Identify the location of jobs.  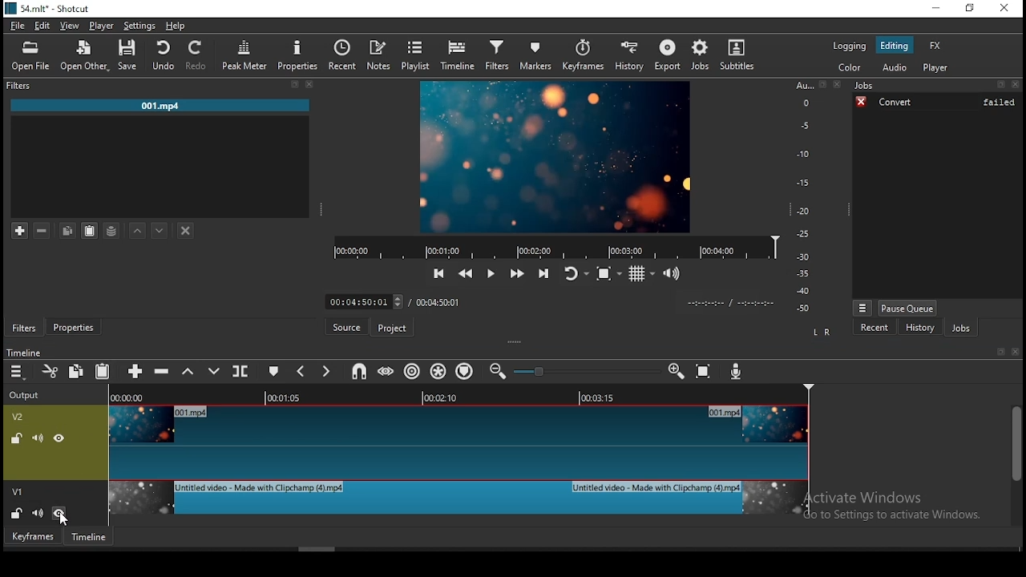
(960, 328).